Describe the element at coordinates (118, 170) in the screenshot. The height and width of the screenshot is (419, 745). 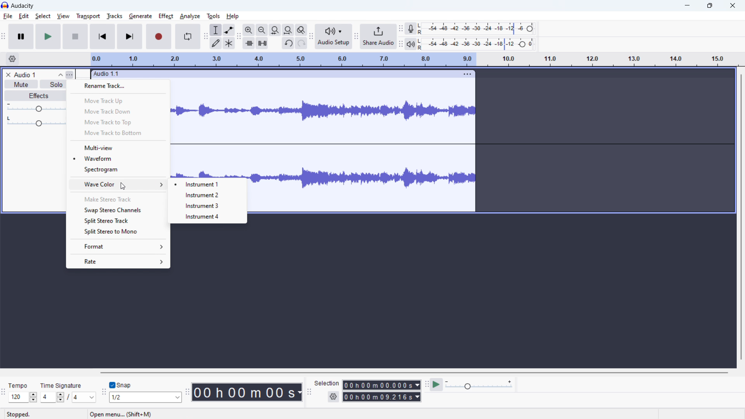
I see `spectogram` at that location.